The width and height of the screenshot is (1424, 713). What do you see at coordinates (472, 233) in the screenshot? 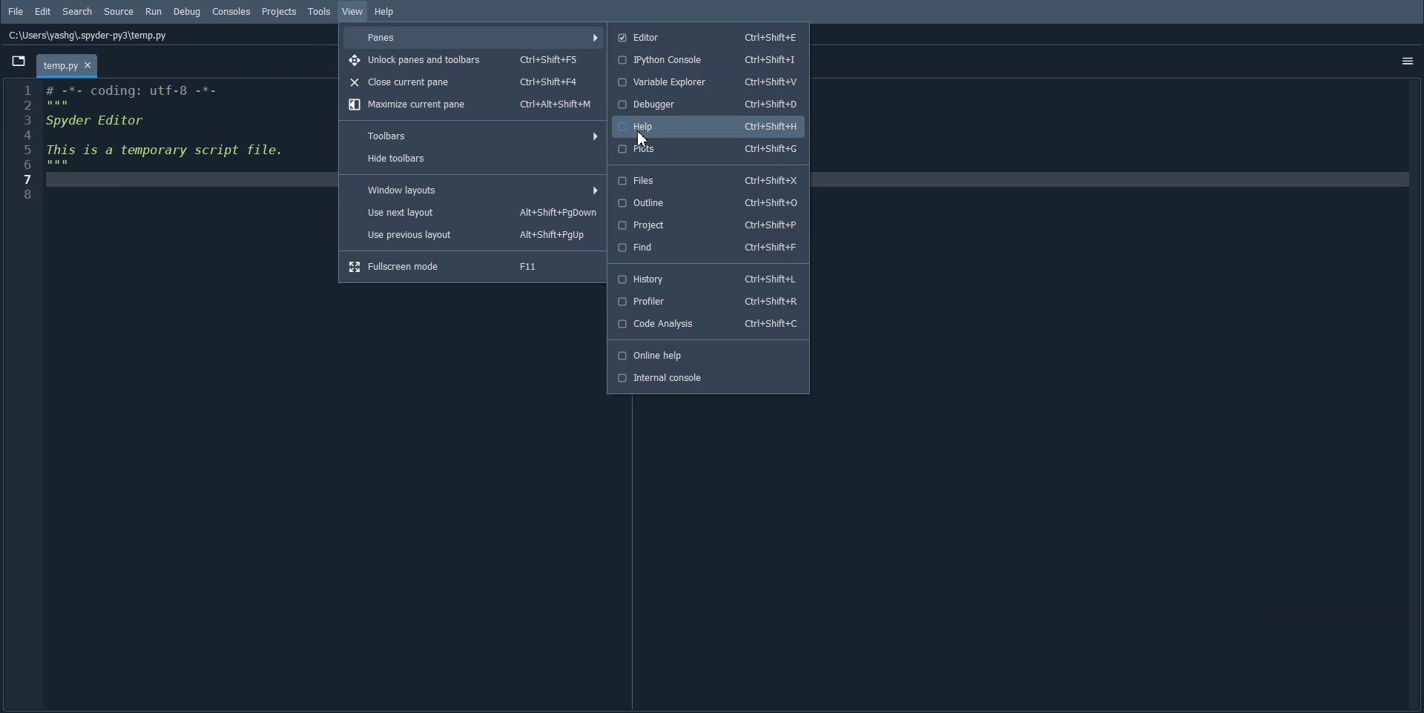
I see `Use previous layout` at bounding box center [472, 233].